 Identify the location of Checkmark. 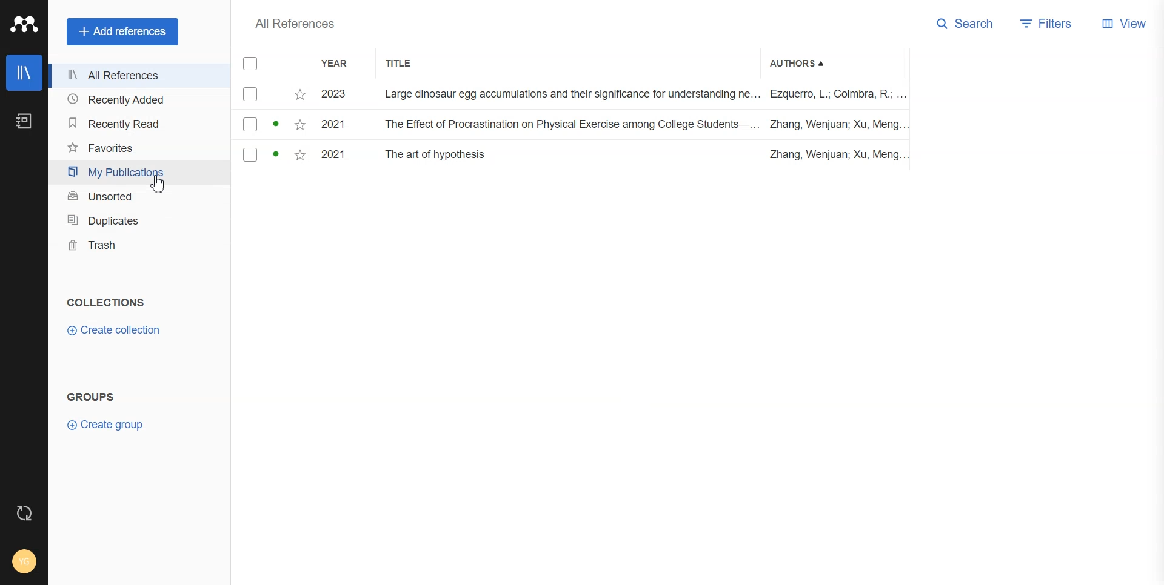
(250, 94).